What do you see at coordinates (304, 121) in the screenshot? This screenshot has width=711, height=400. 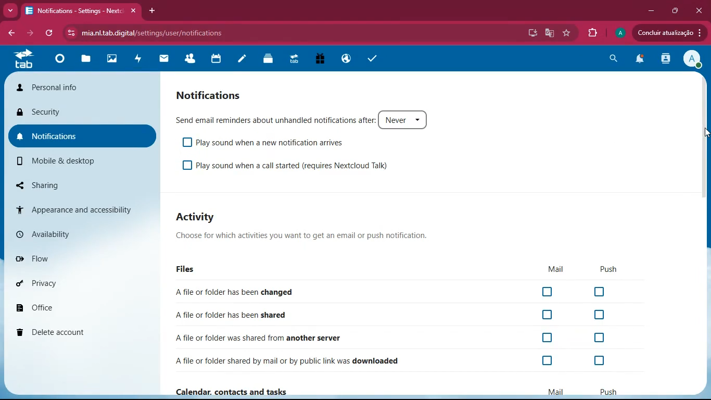 I see `Send email reminders` at bounding box center [304, 121].